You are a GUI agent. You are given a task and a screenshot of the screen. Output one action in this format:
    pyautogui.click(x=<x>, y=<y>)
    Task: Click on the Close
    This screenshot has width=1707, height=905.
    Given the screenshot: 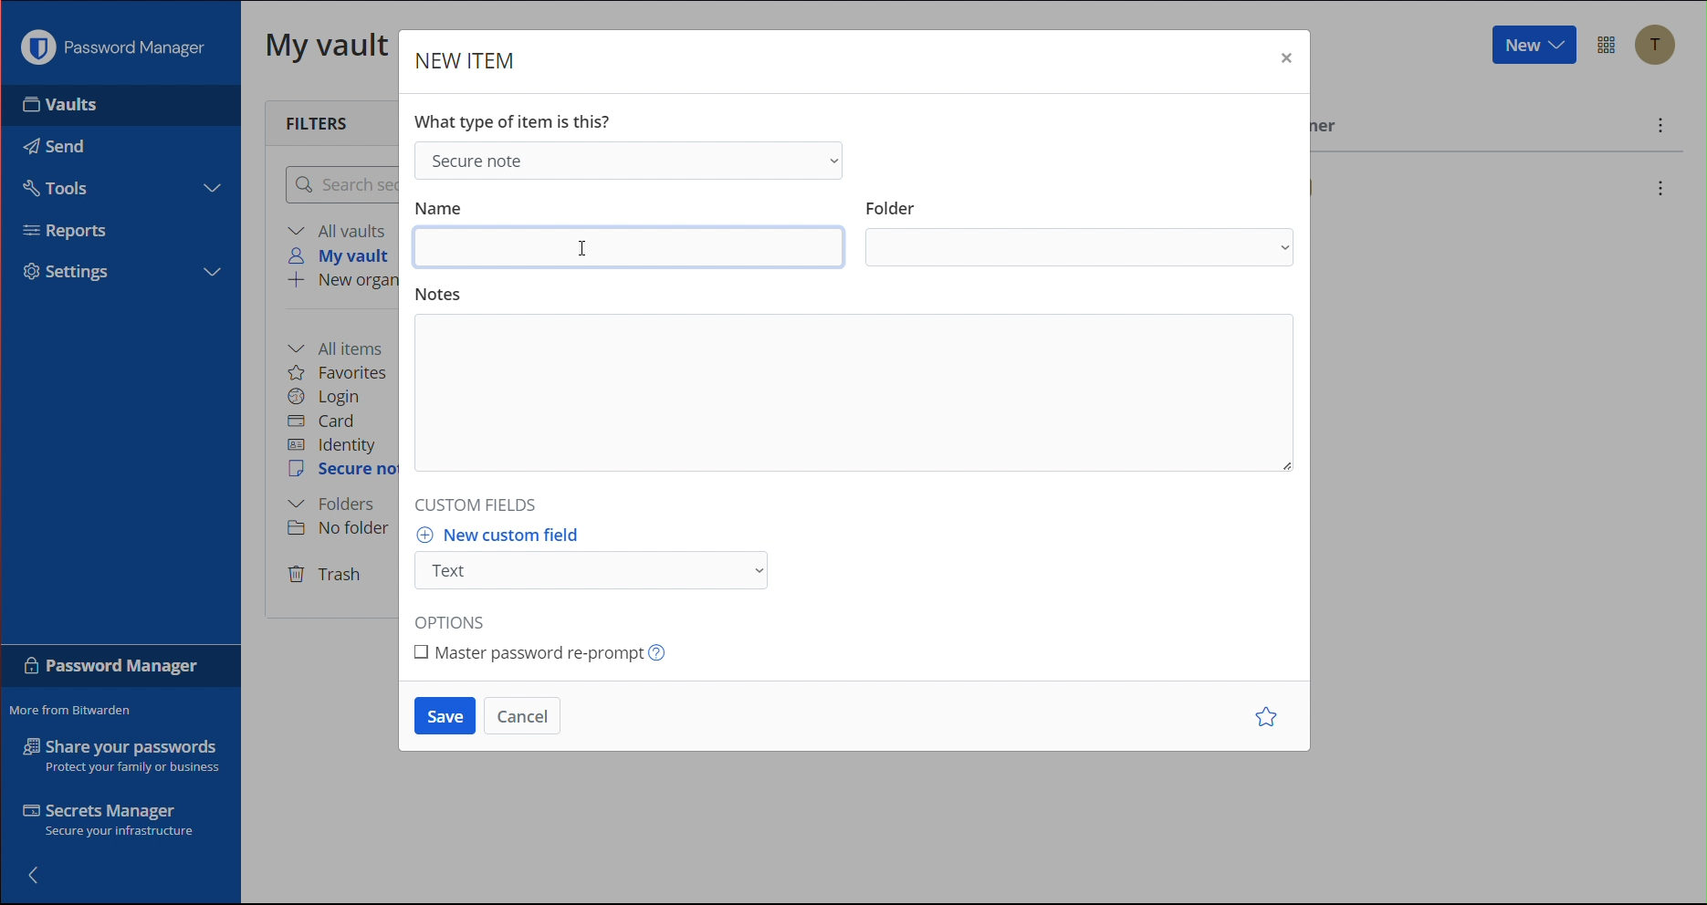 What is the action you would take?
    pyautogui.click(x=1284, y=62)
    